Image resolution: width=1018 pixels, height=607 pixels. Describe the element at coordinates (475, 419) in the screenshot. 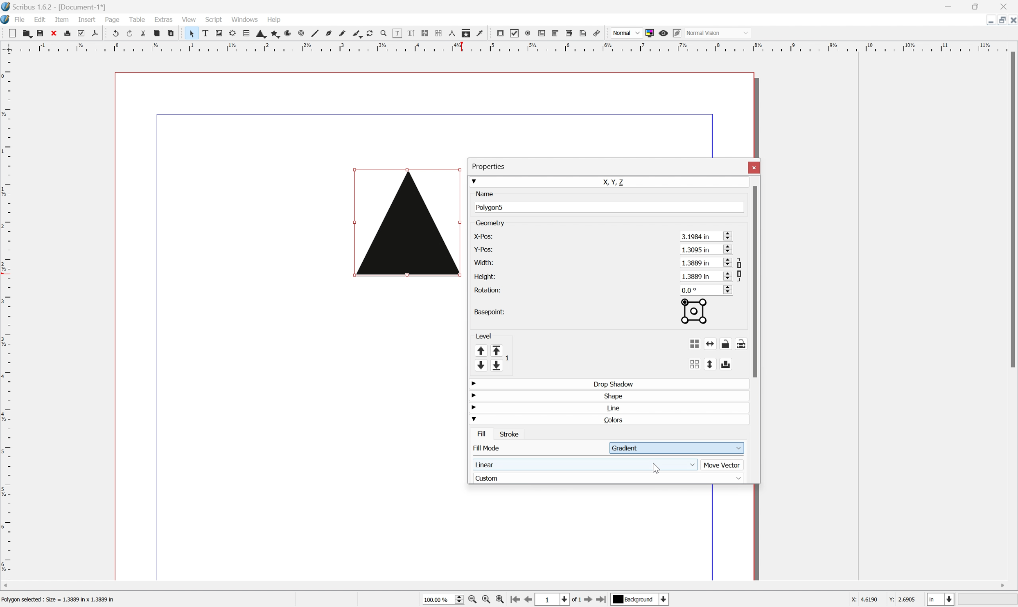

I see `Drop Down` at that location.